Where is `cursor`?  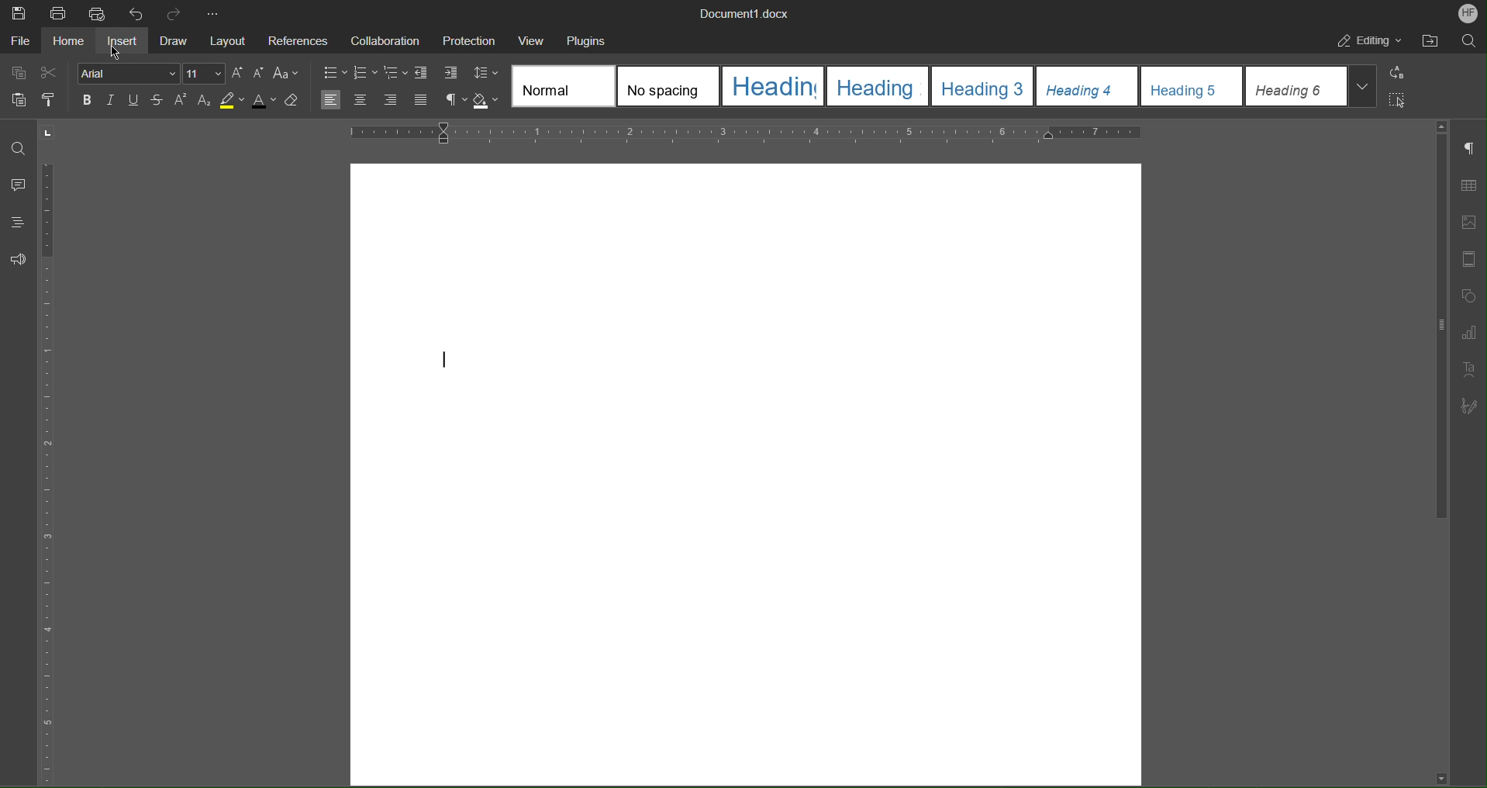
cursor is located at coordinates (118, 50).